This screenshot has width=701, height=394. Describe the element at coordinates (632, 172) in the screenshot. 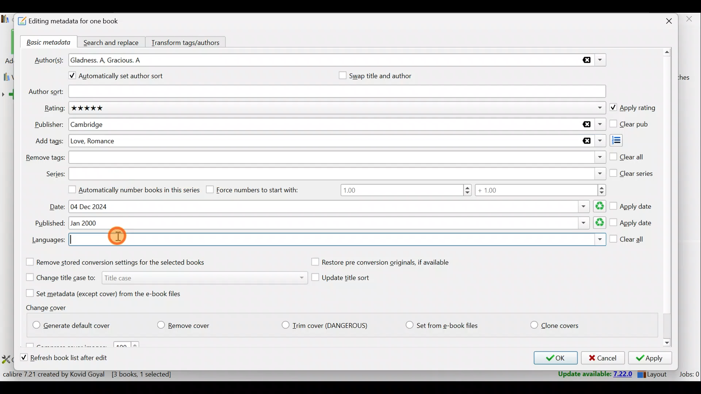

I see `Clear series` at that location.